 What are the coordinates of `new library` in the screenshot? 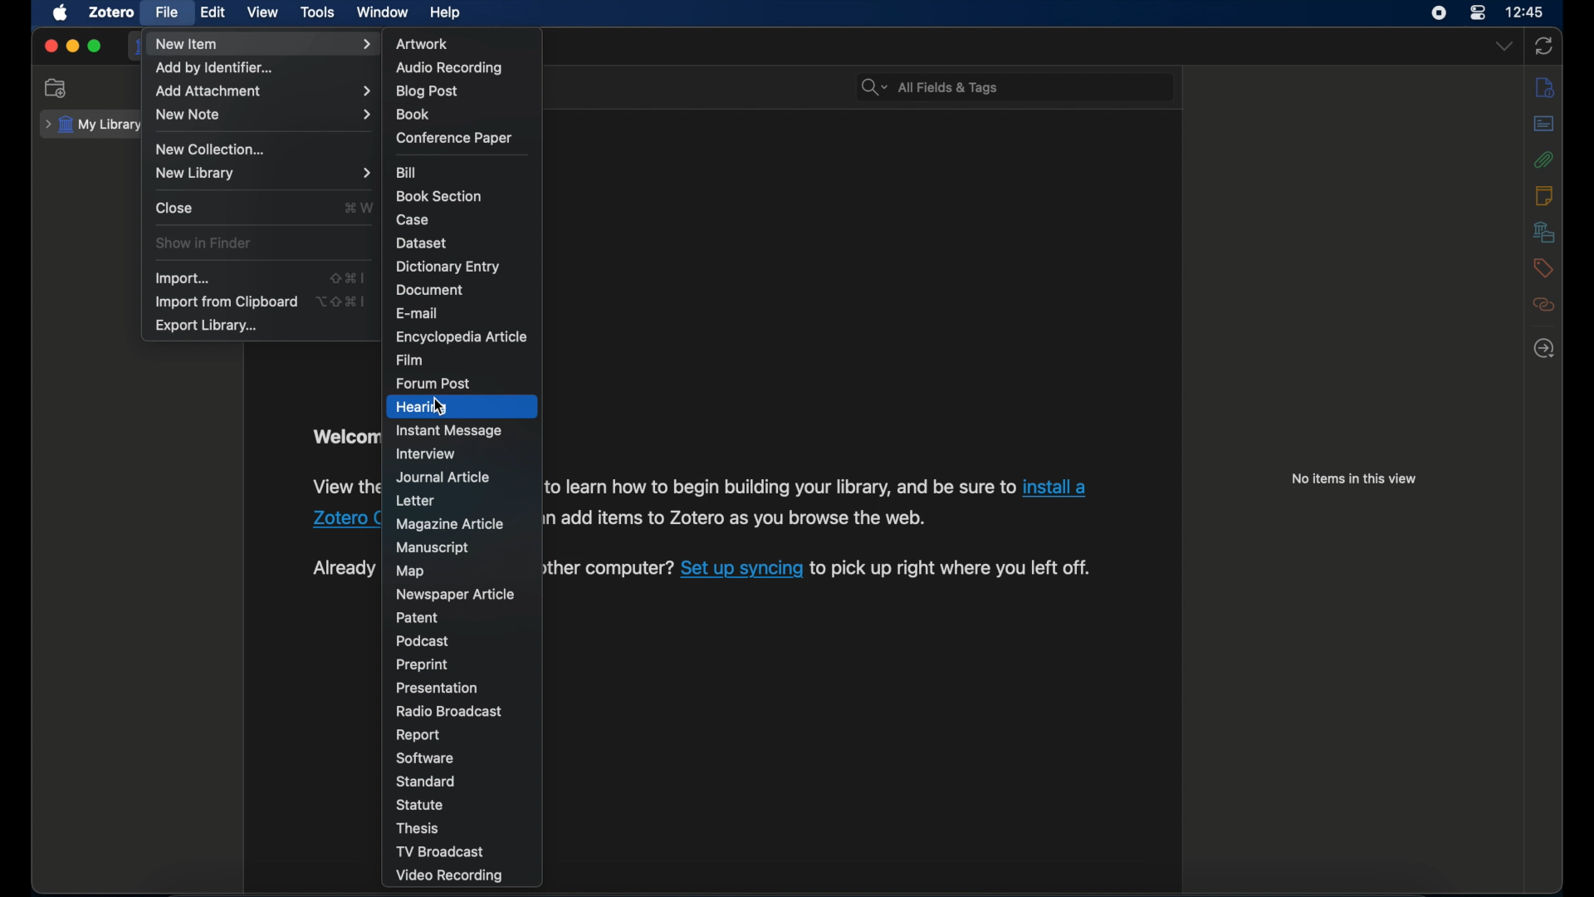 It's located at (265, 173).